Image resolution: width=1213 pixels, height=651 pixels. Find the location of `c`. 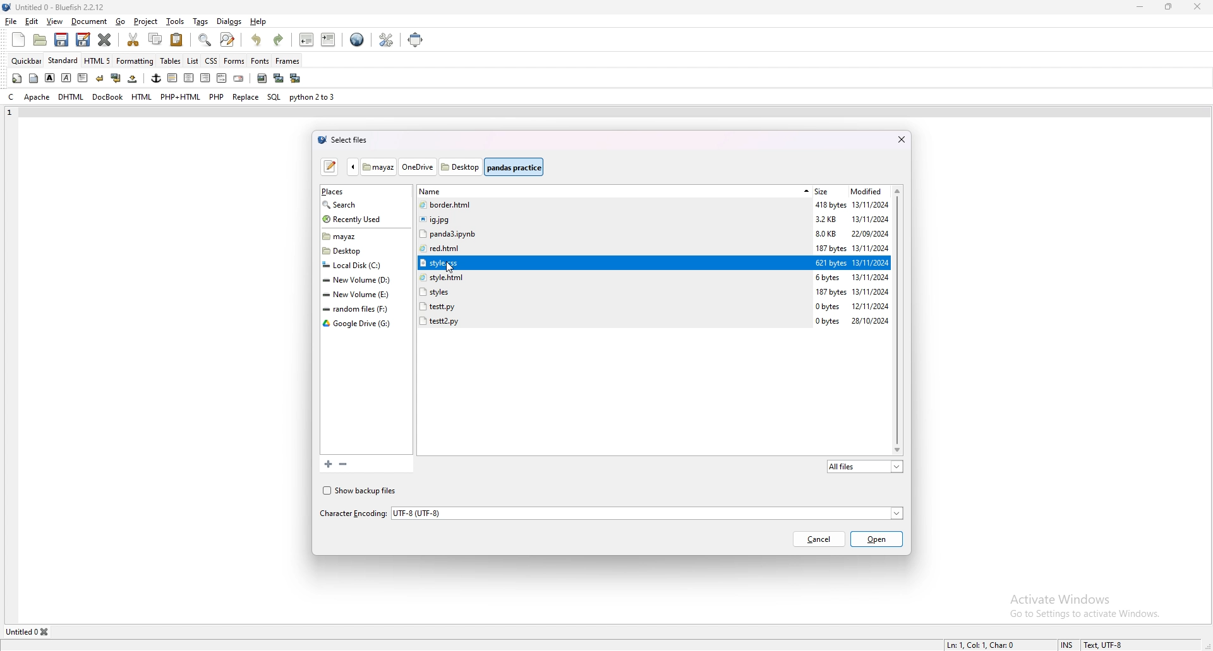

c is located at coordinates (13, 96).